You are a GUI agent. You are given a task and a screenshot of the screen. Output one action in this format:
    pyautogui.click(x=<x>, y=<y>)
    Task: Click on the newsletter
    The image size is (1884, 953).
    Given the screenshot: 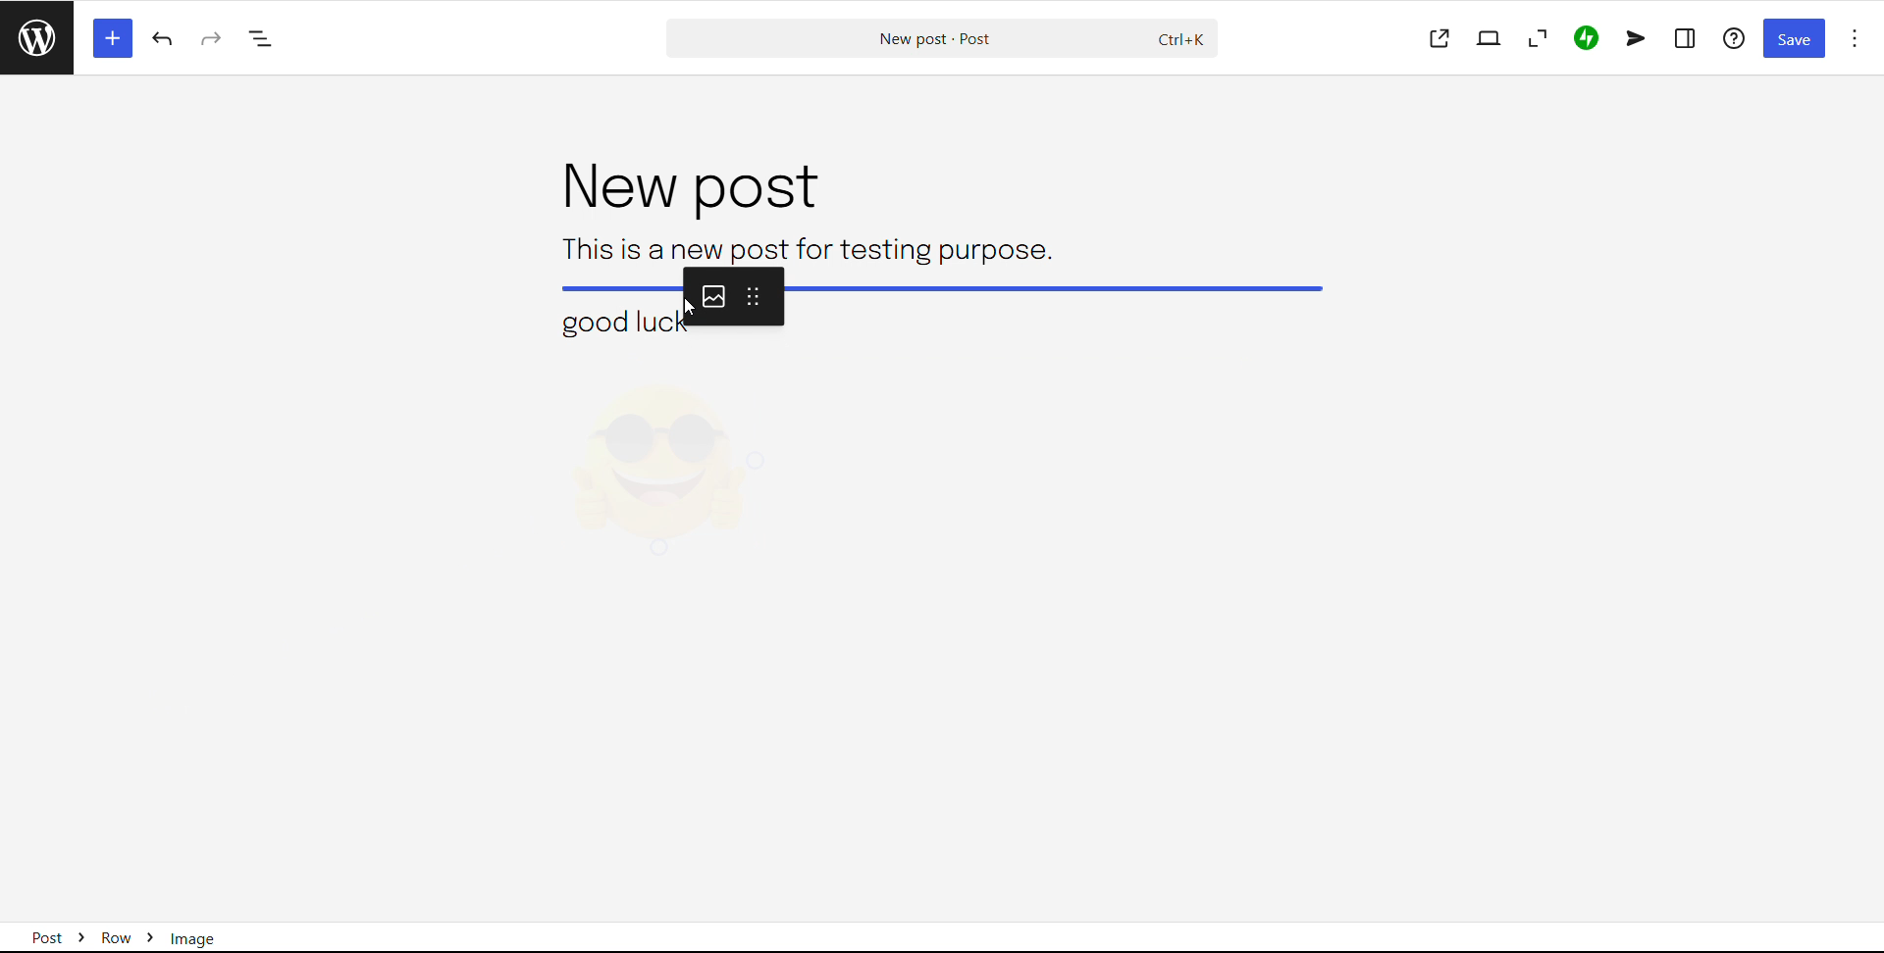 What is the action you would take?
    pyautogui.click(x=1636, y=38)
    